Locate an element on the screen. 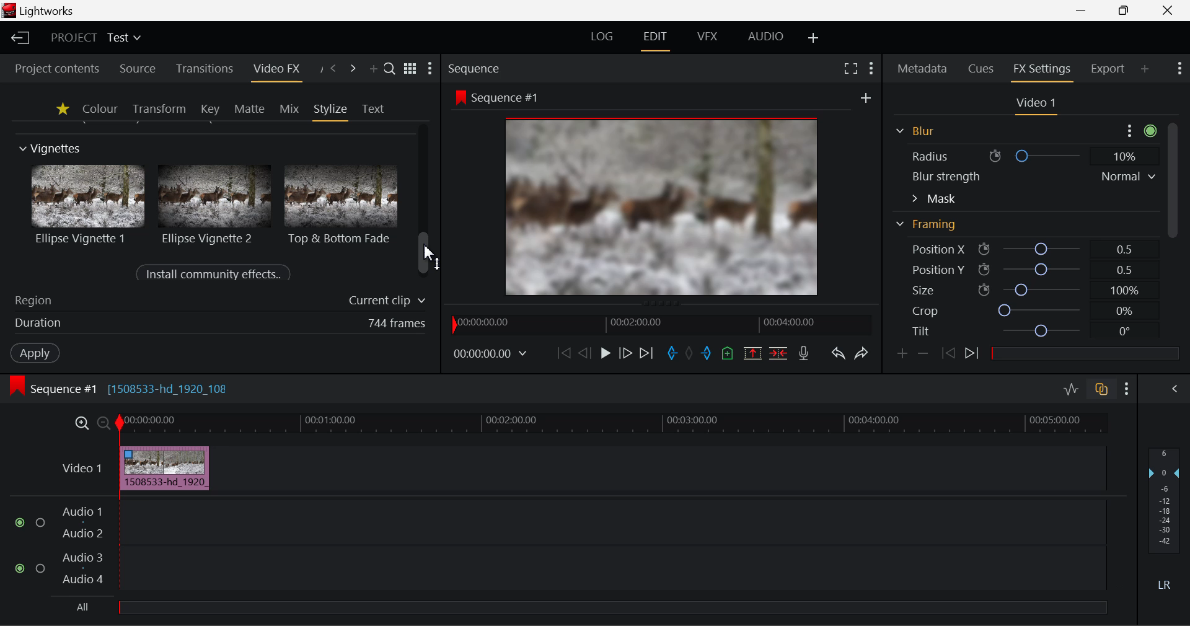  Next keyframe is located at coordinates (972, 356).